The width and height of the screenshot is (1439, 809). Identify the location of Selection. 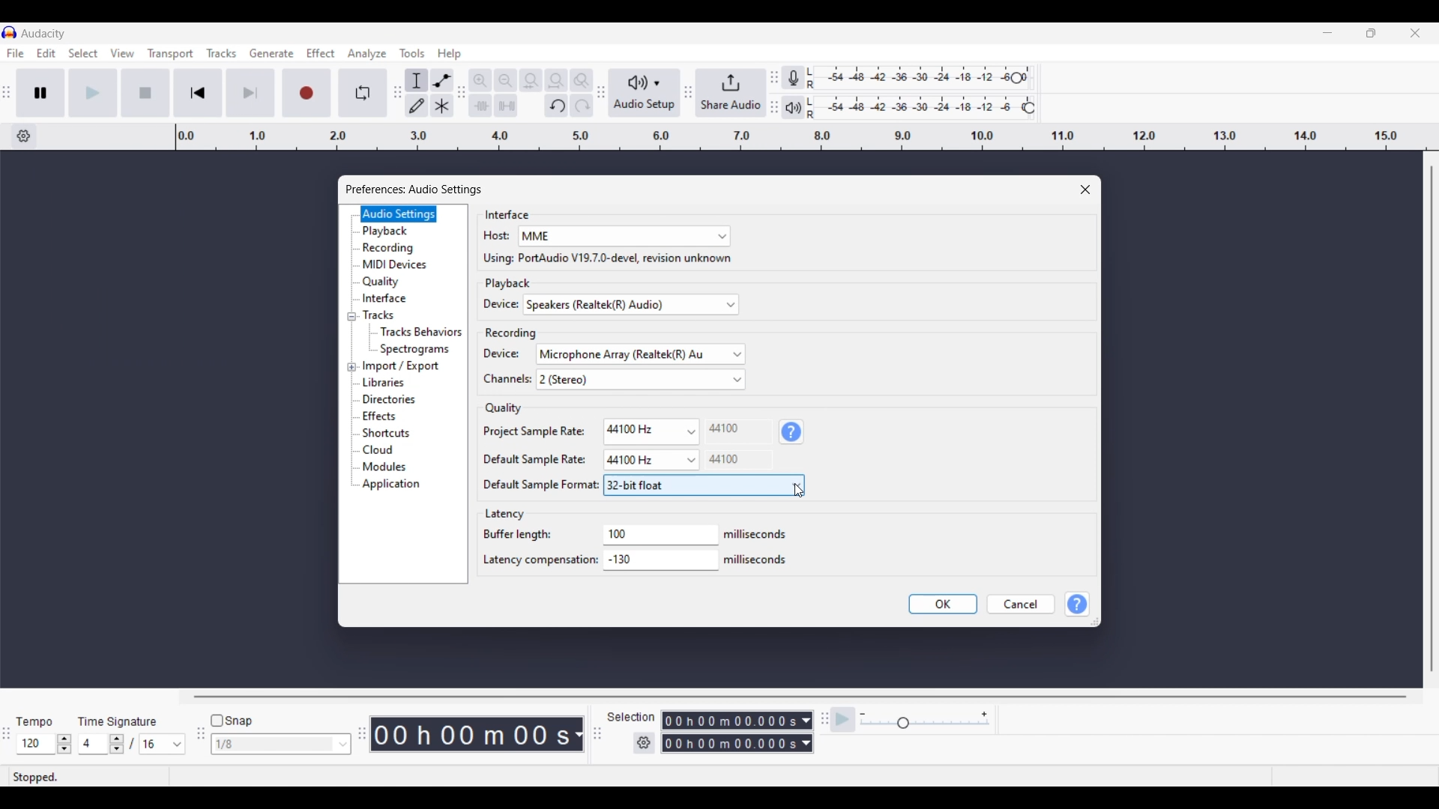
(630, 717).